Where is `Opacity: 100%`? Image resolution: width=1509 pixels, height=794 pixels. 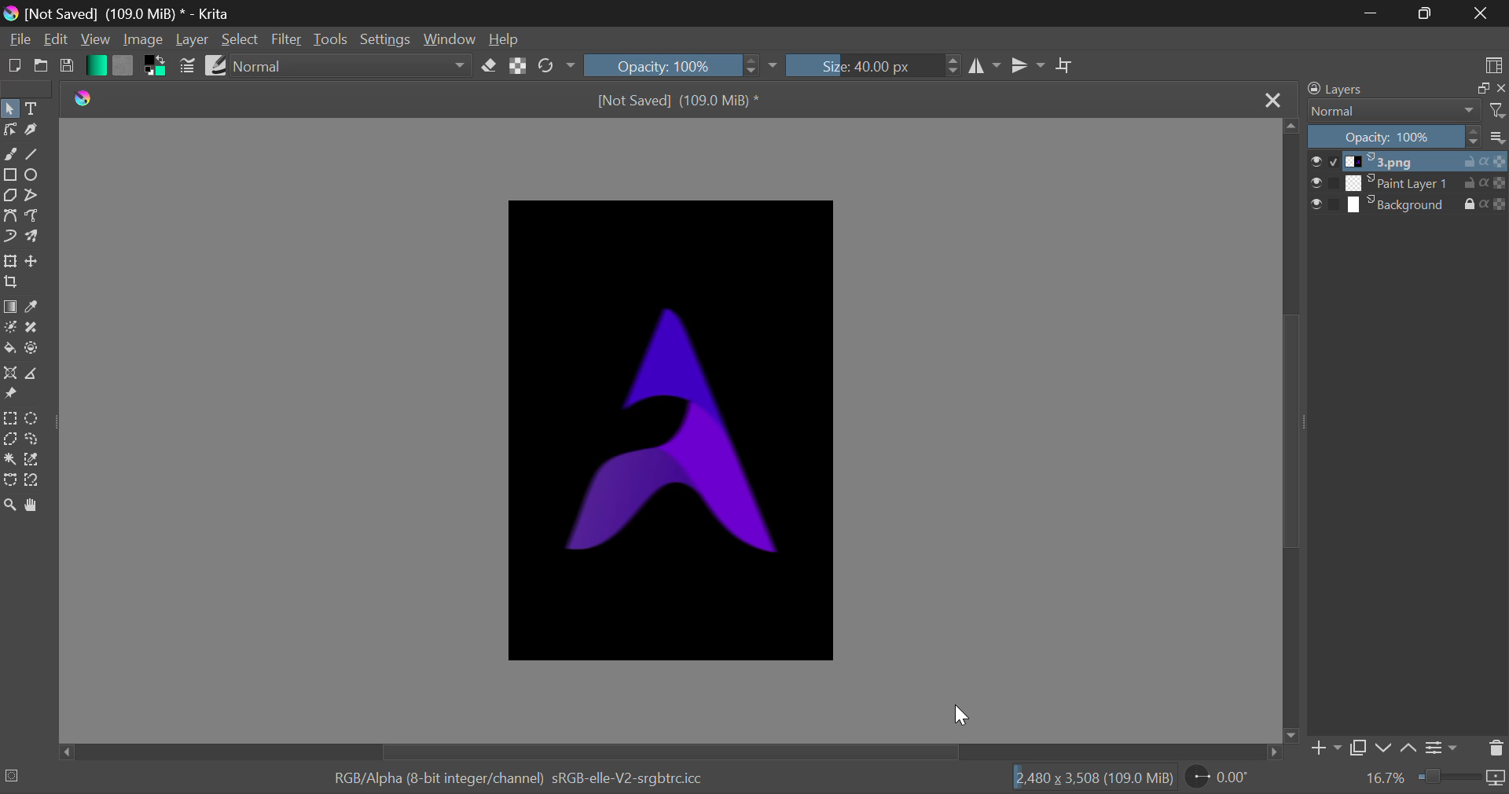
Opacity: 100% is located at coordinates (659, 64).